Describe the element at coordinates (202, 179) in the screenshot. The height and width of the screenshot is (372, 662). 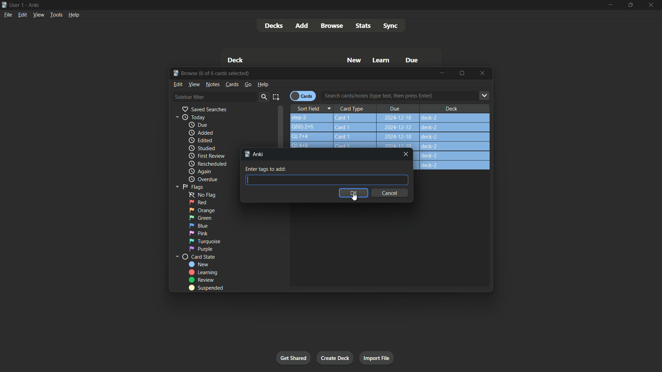
I see `Overdue` at that location.